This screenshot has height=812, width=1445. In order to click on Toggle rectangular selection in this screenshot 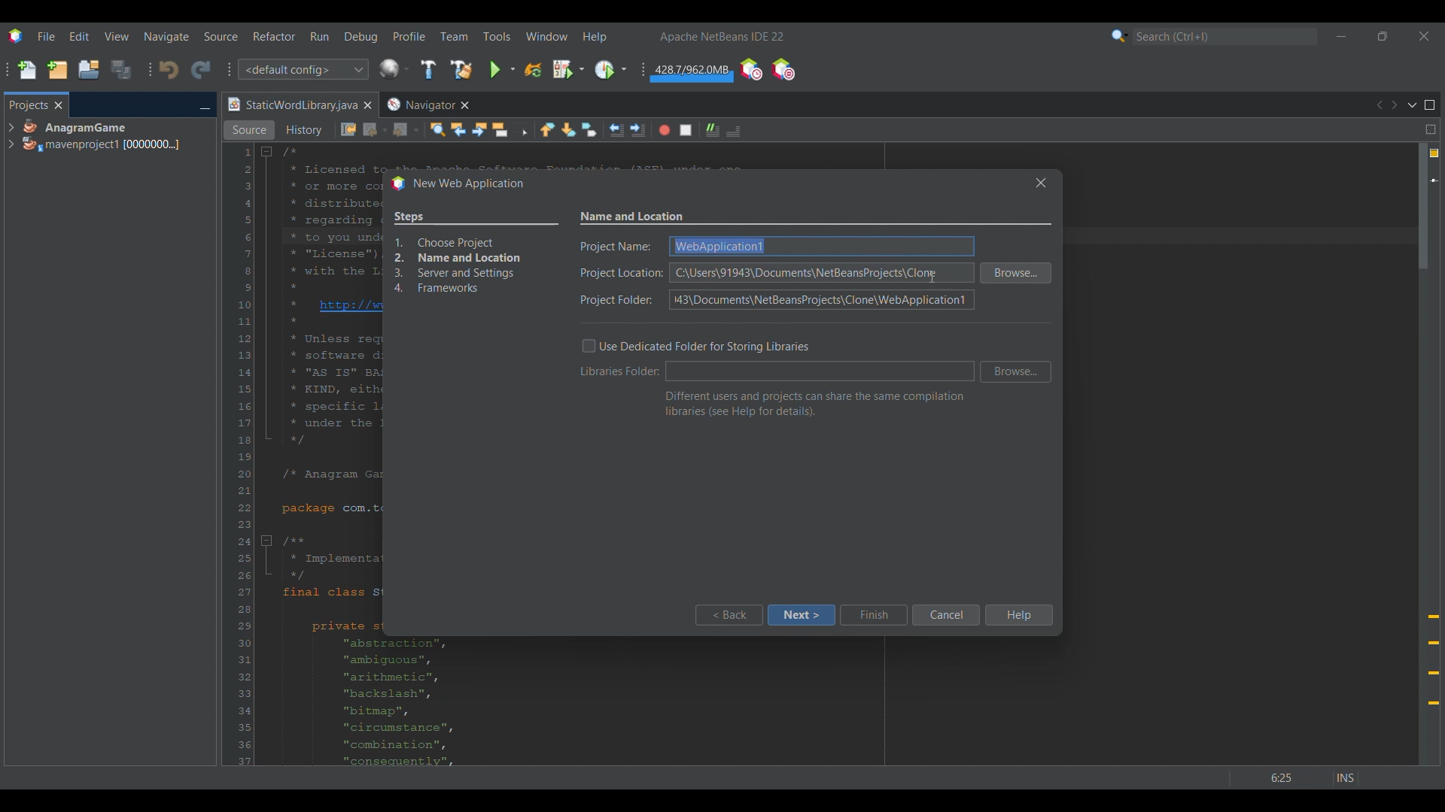, I will do `click(521, 129)`.